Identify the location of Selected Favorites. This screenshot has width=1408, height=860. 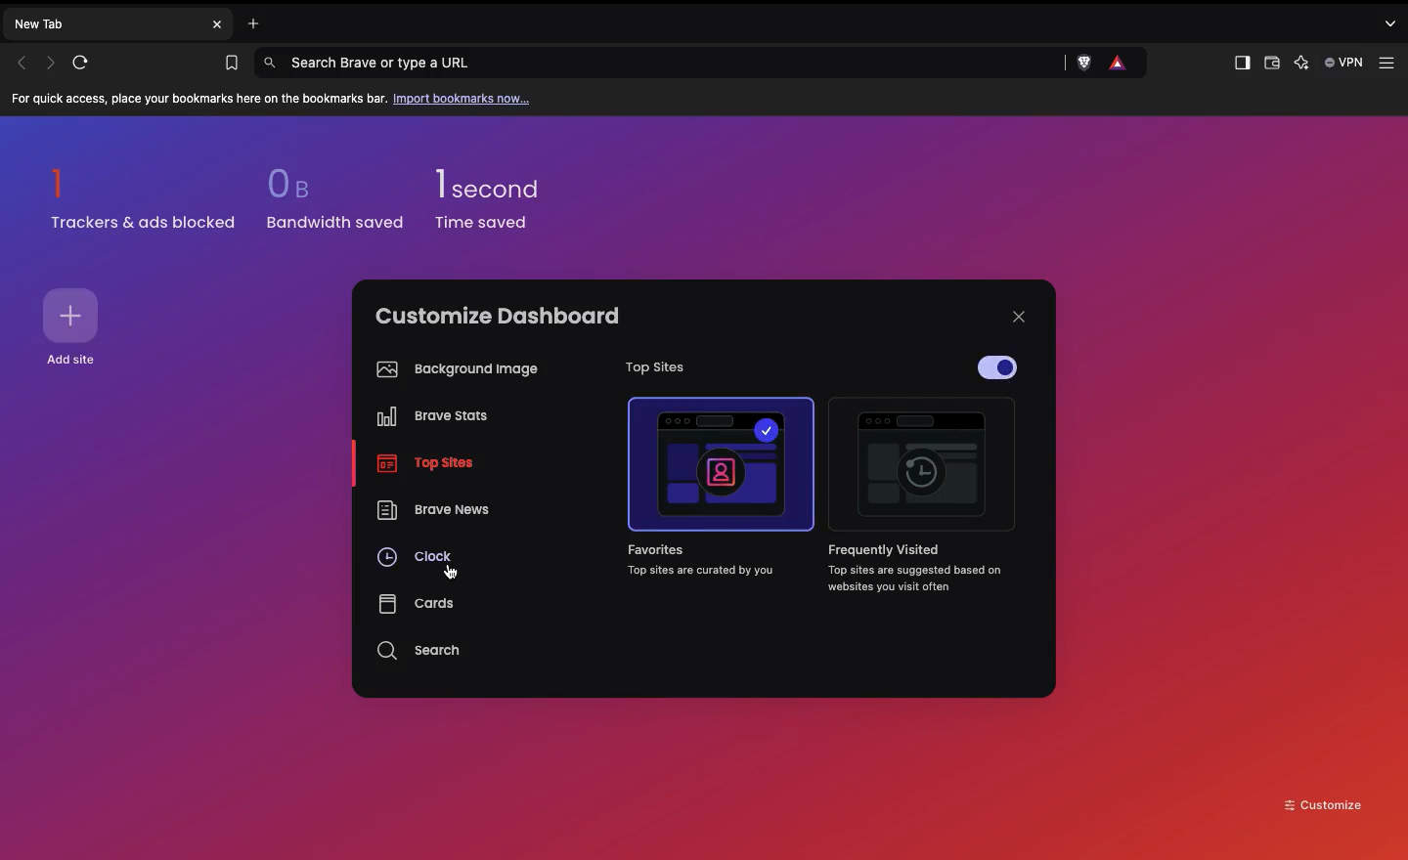
(722, 464).